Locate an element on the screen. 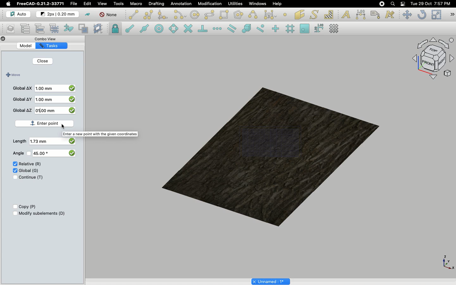 The width and height of the screenshot is (456, 285). Model is located at coordinates (30, 46).